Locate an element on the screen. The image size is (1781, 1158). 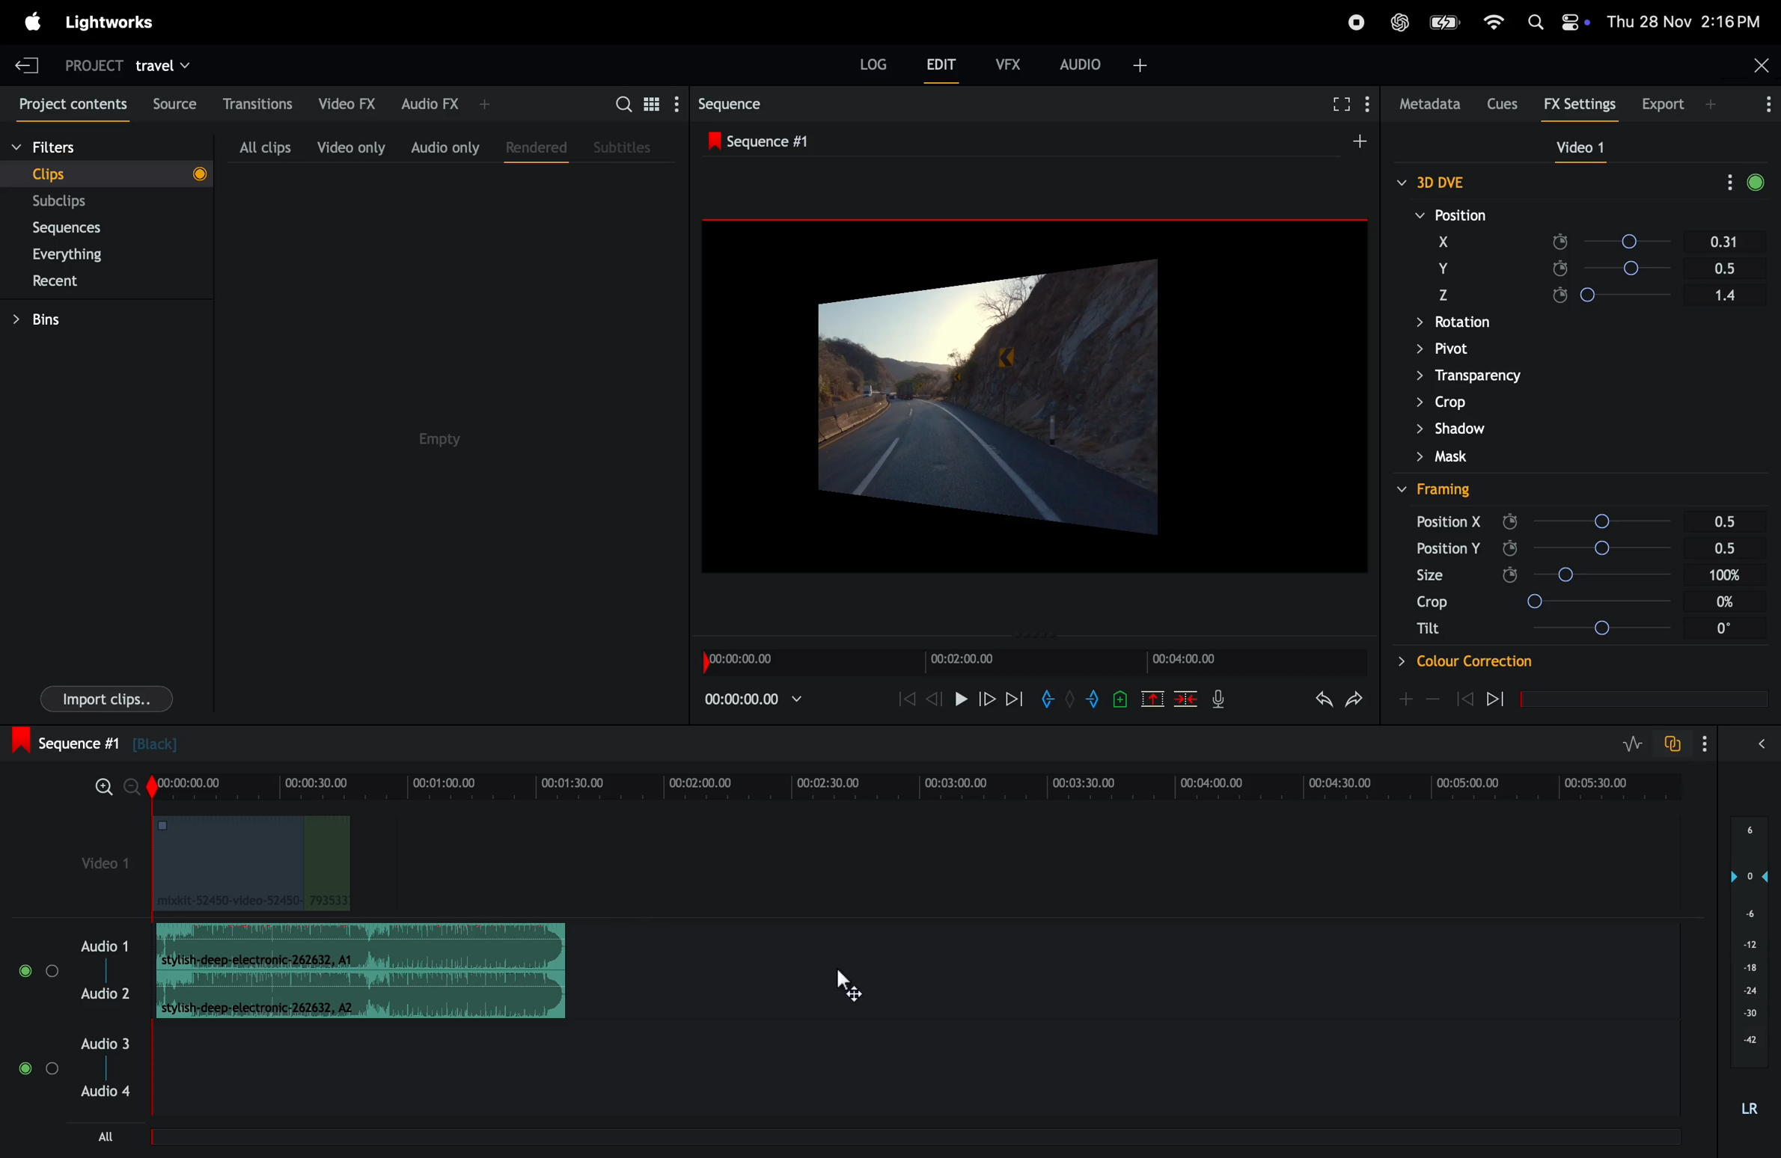
apple widgets is located at coordinates (1556, 19).